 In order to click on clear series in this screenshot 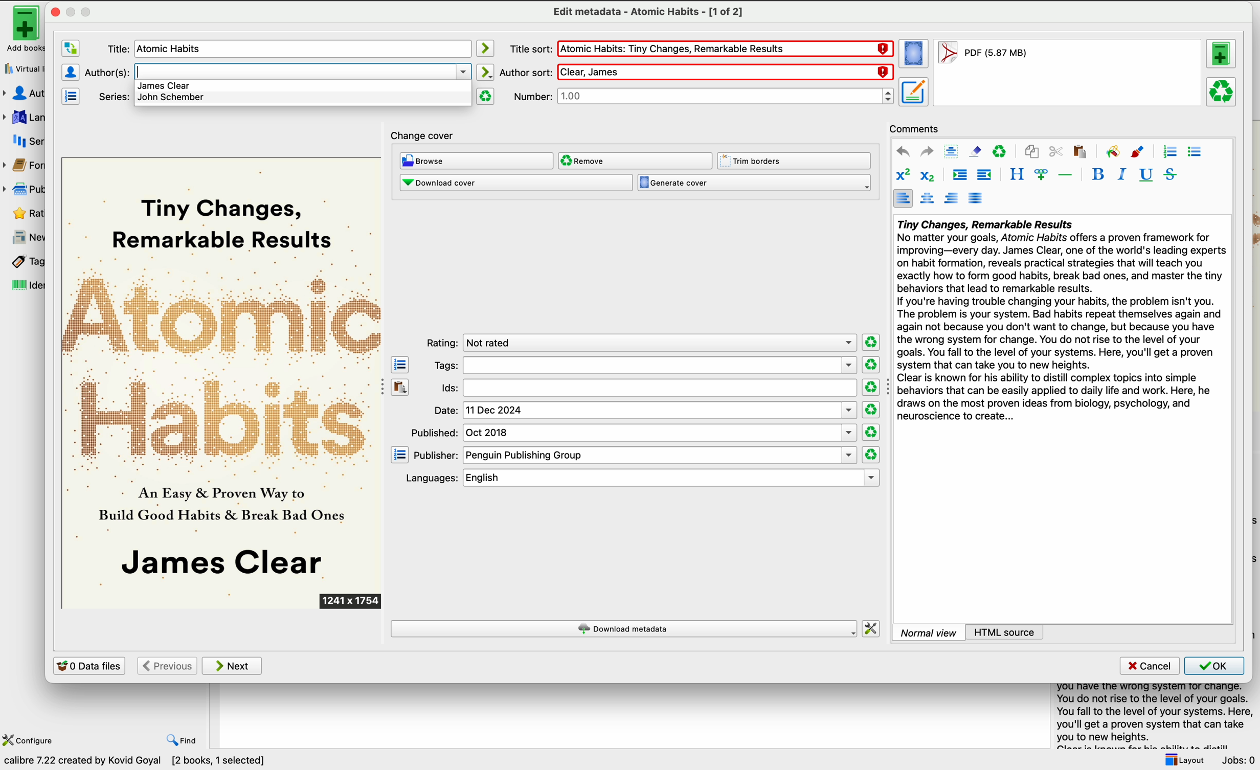, I will do `click(486, 96)`.